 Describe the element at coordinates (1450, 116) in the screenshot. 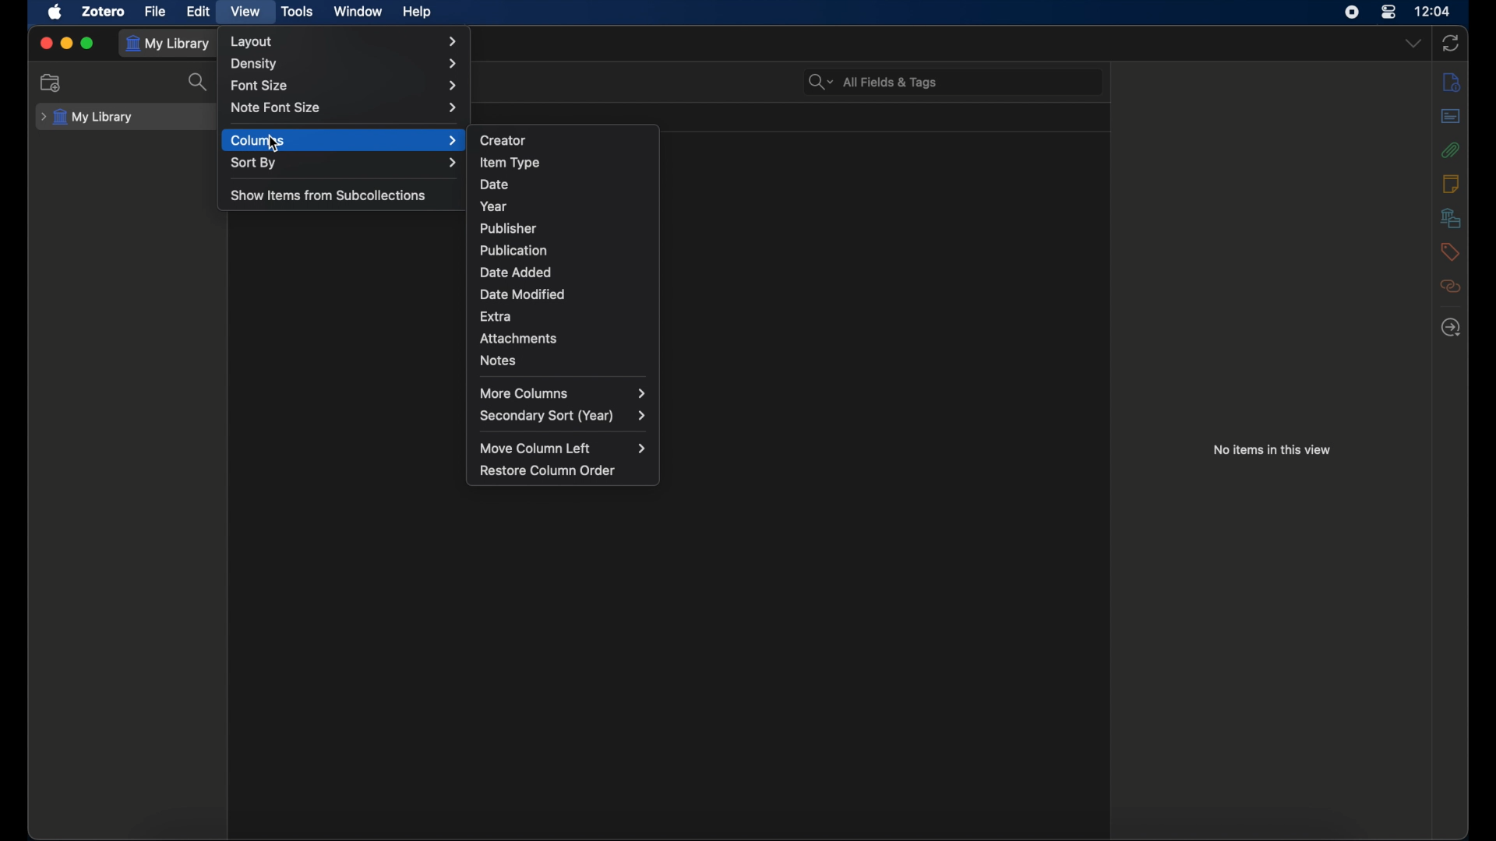

I see `abstract` at that location.